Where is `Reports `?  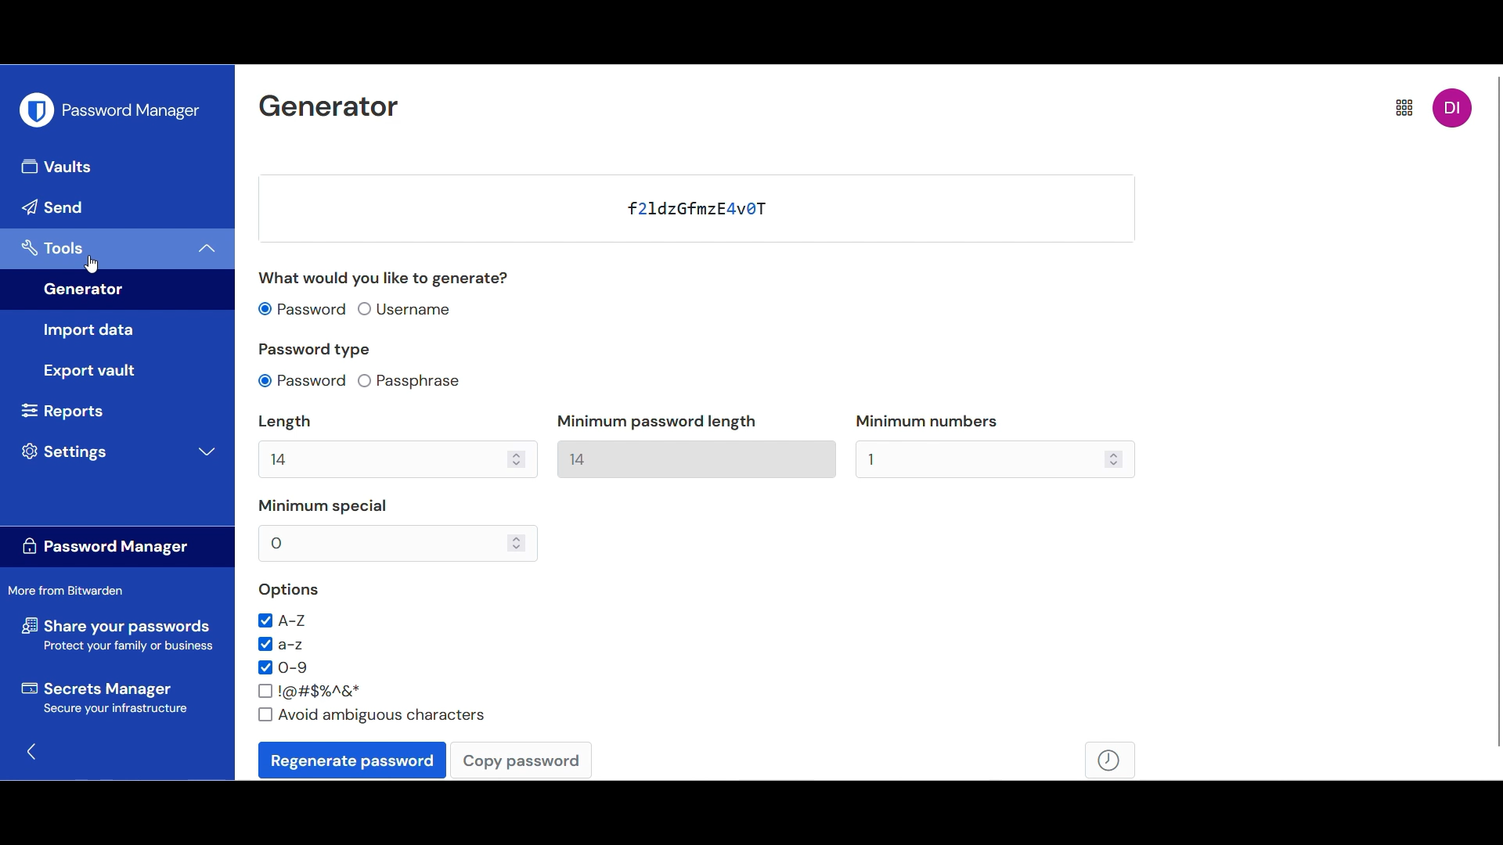
Reports  is located at coordinates (62, 411).